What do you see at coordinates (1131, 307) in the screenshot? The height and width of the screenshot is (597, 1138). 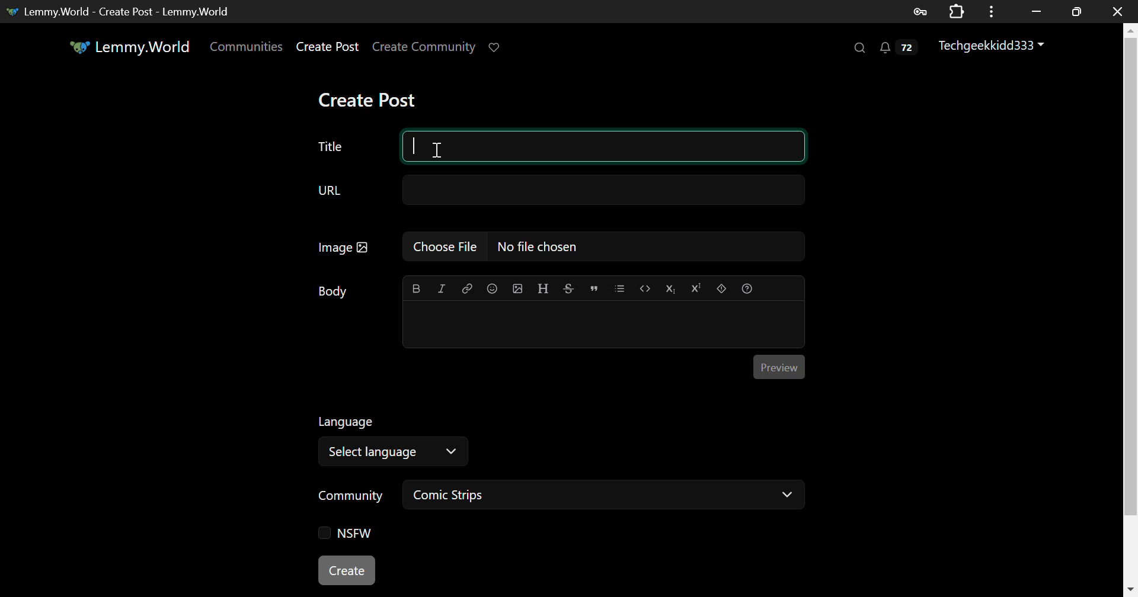 I see `Scroll Bar` at bounding box center [1131, 307].